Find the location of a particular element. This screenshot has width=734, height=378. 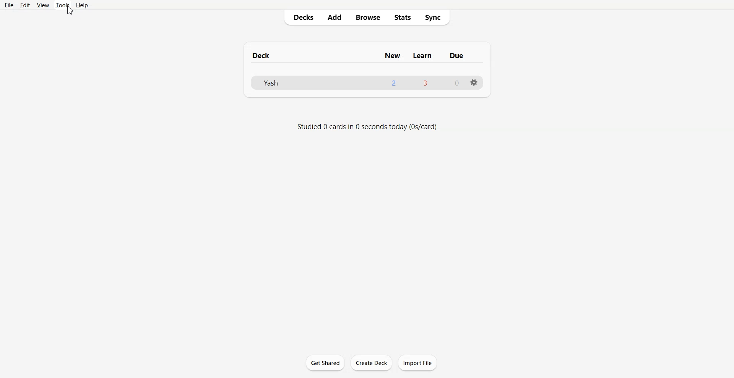

Decks is located at coordinates (301, 17).